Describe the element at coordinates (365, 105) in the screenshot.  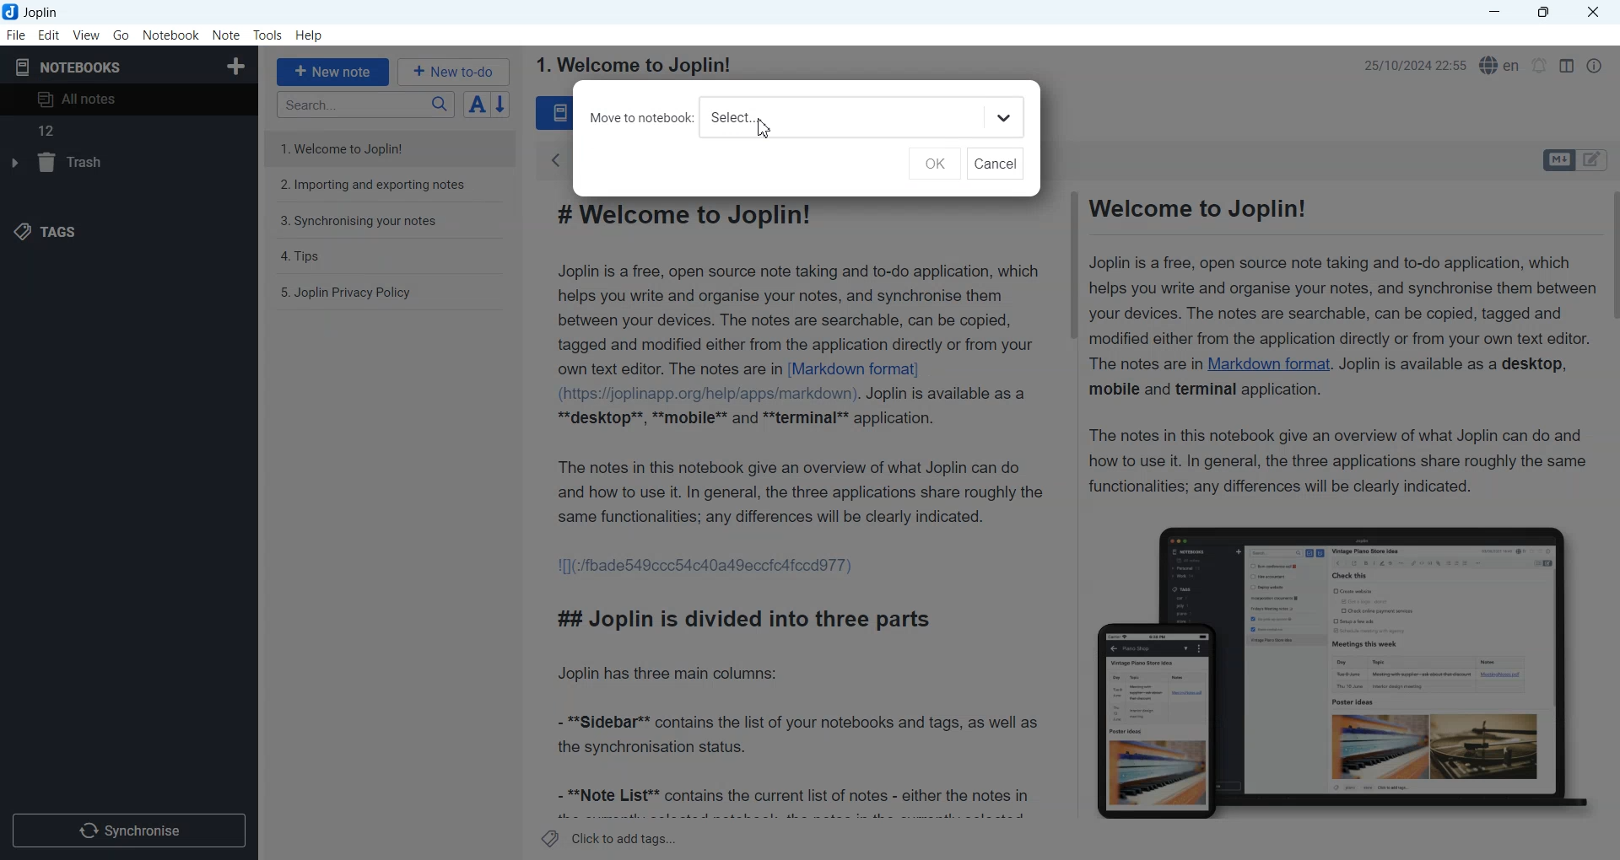
I see `Search bar` at that location.